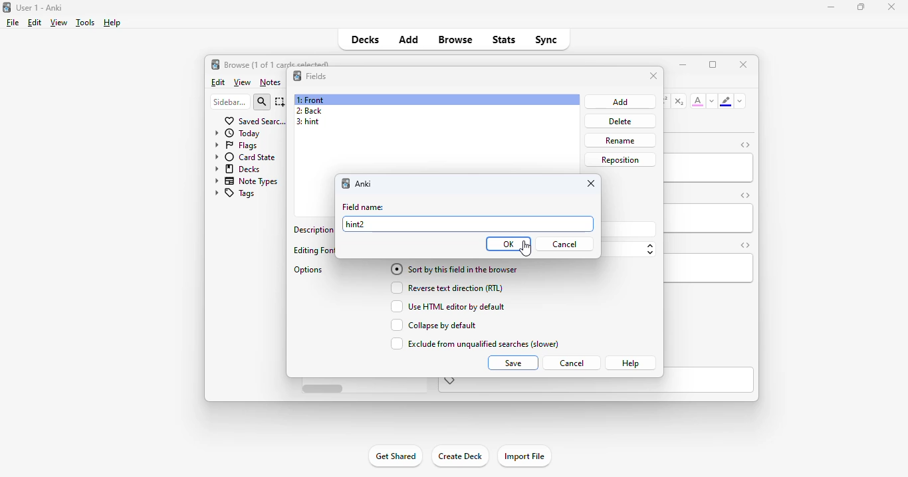 This screenshot has width=908, height=477. Describe the element at coordinates (459, 455) in the screenshot. I see `create deck` at that location.